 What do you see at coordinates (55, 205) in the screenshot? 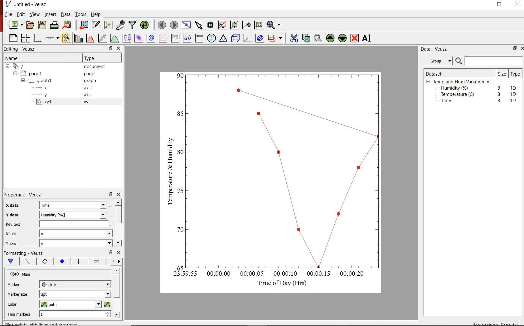
I see `Time` at bounding box center [55, 205].